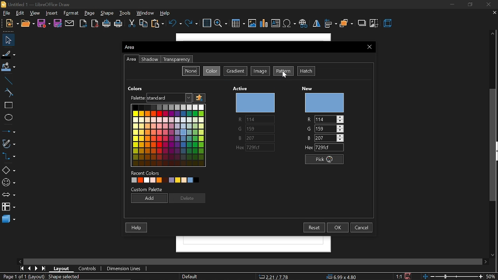  What do you see at coordinates (191, 276) in the screenshot?
I see `page style` at bounding box center [191, 276].